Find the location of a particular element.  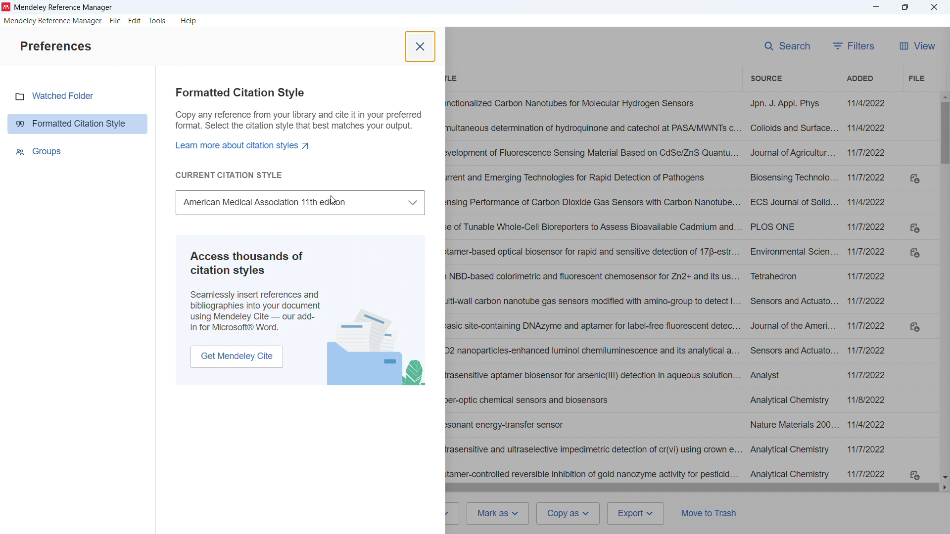

Formatted citation style  is located at coordinates (299, 111).